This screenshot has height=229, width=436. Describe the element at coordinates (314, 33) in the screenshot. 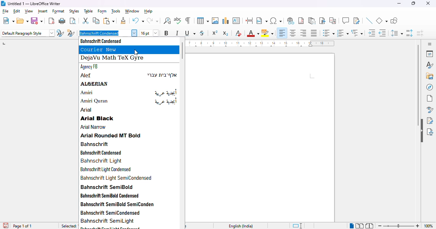

I see `justified` at that location.